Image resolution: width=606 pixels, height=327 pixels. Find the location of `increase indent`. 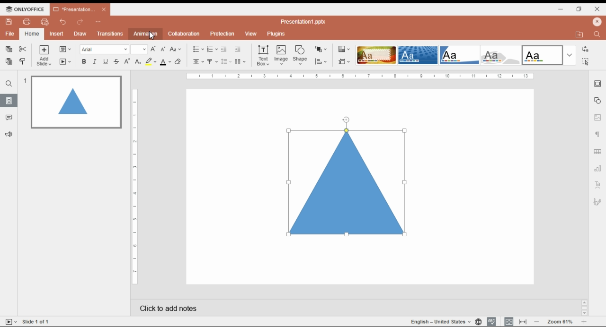

increase indent is located at coordinates (238, 49).